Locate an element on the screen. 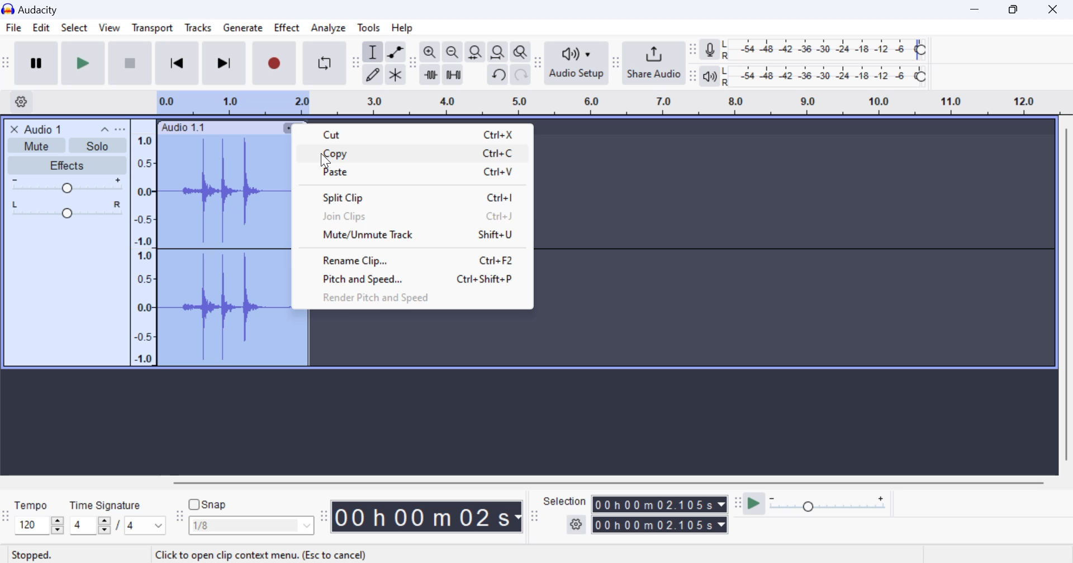  Cut is located at coordinates (410, 133).